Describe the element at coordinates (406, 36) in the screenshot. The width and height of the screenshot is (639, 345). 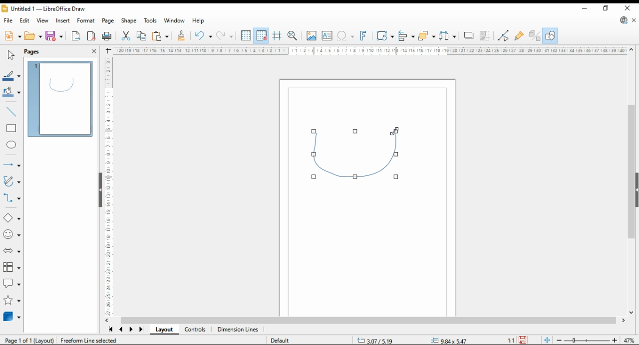
I see `align objects` at that location.